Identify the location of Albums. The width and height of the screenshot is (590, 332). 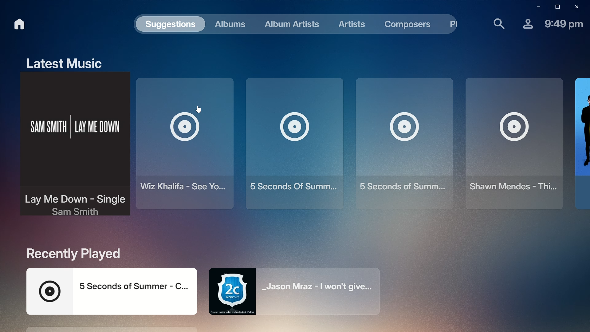
(228, 25).